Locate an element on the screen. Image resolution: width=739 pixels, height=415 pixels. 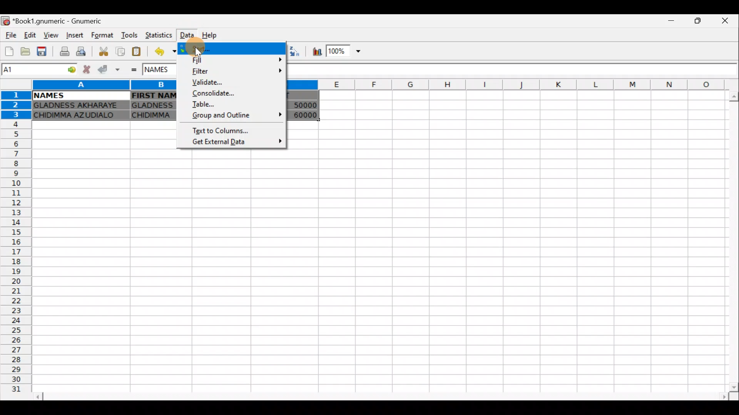
Cancel change is located at coordinates (85, 70).